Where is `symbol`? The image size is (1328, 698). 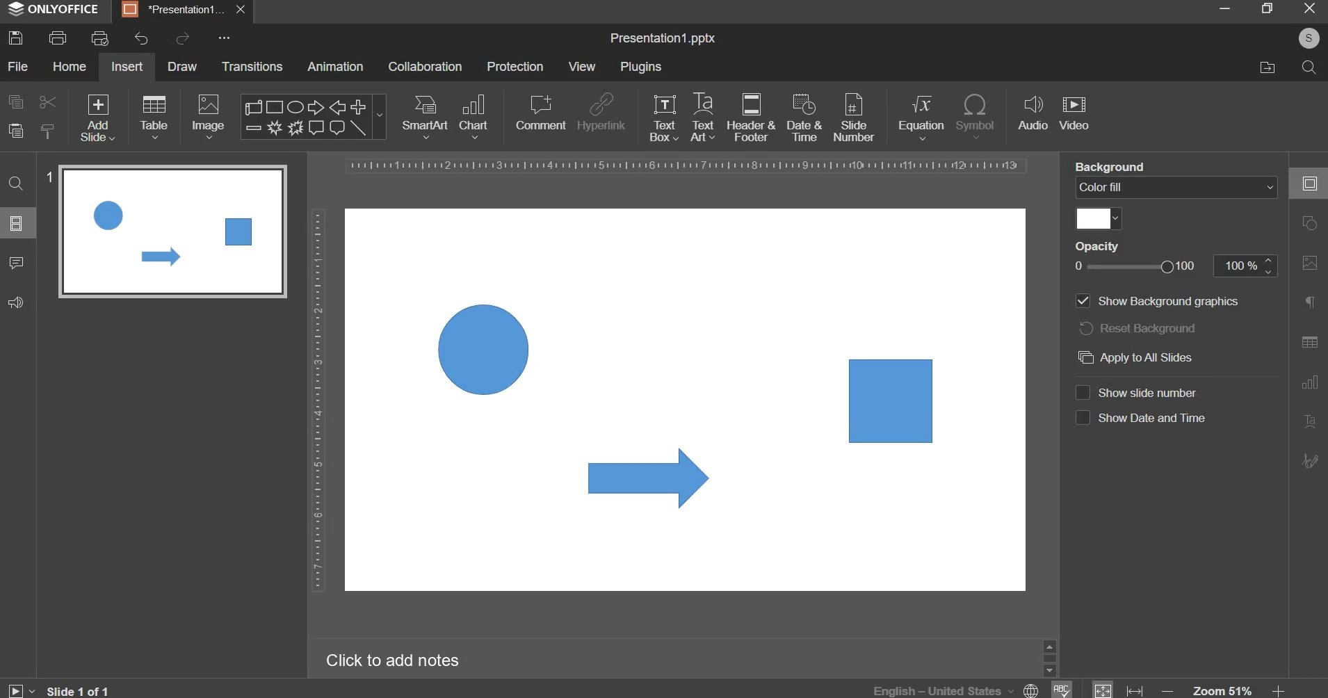
symbol is located at coordinates (975, 115).